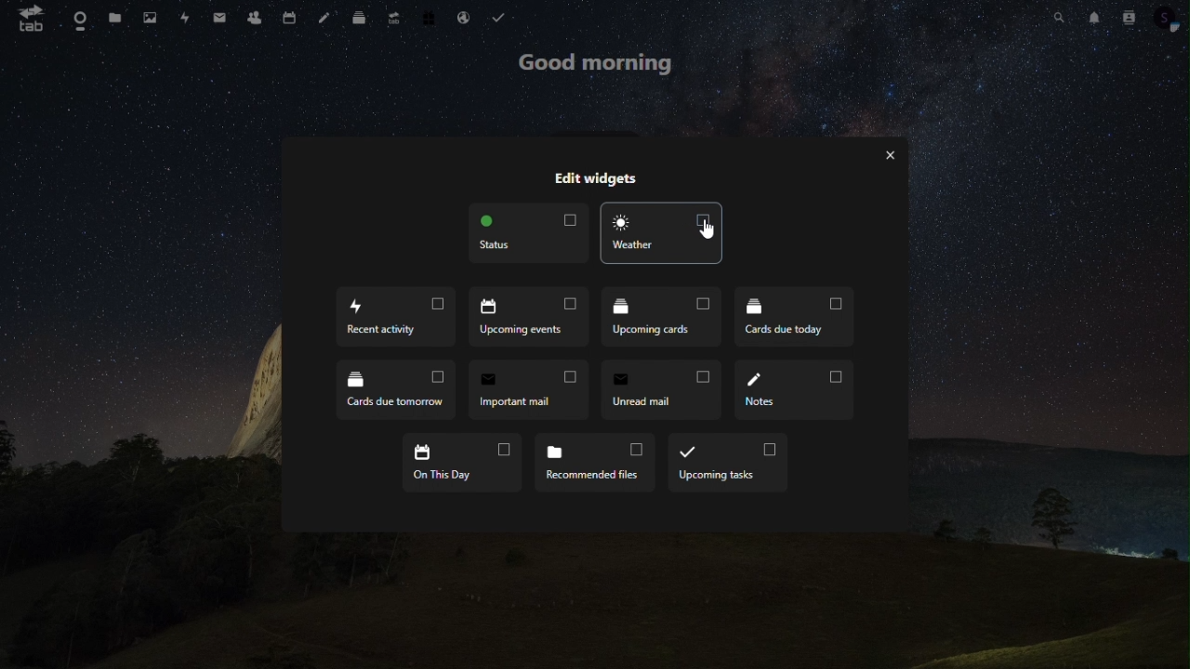 The width and height of the screenshot is (1190, 669). Describe the element at coordinates (596, 175) in the screenshot. I see `edit widgets` at that location.